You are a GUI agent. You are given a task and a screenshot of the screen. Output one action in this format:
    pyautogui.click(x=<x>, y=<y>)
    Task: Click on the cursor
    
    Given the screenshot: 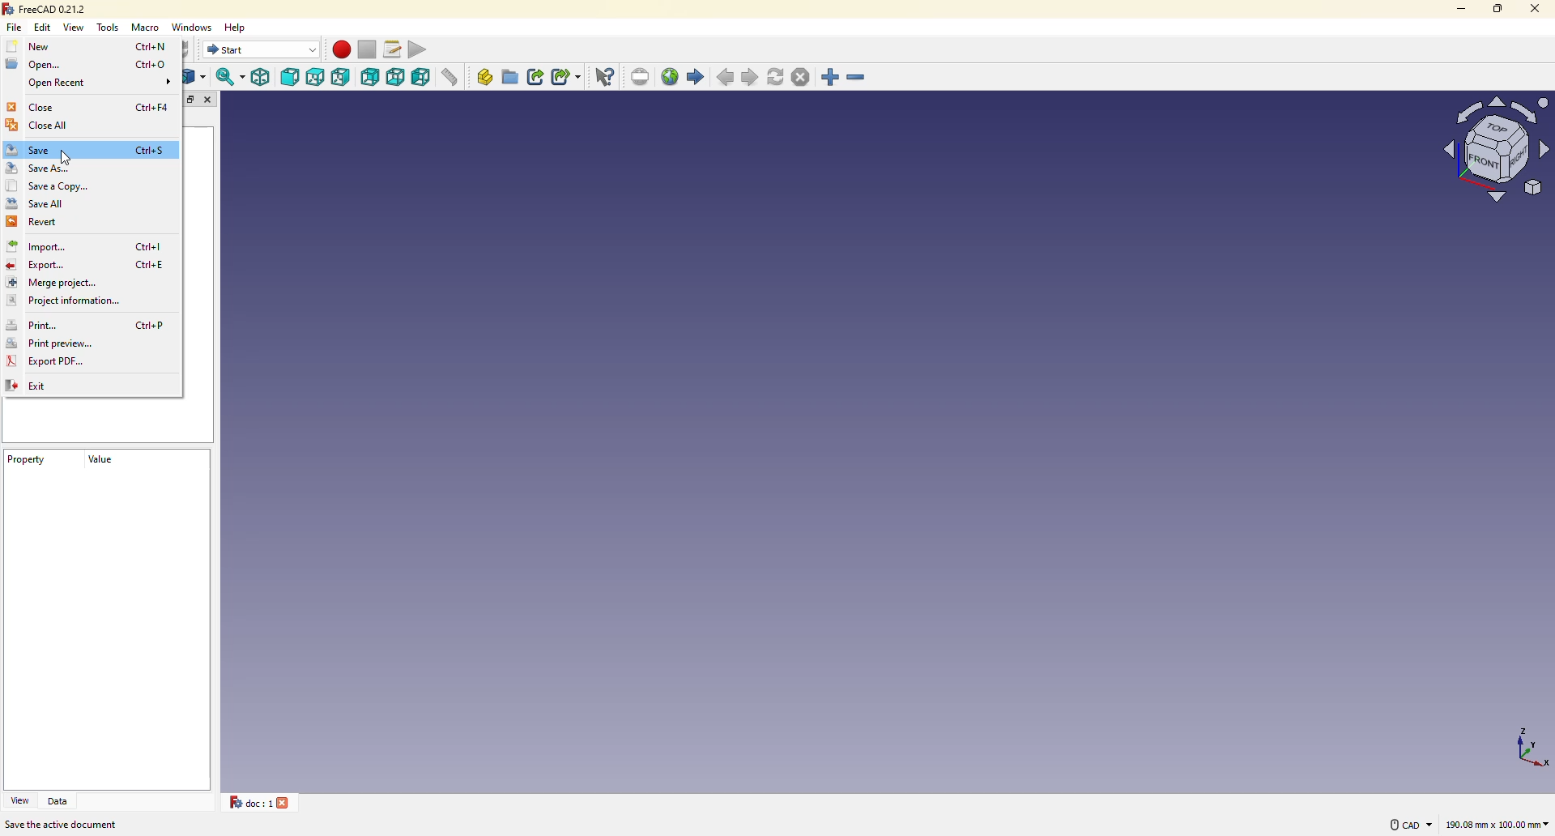 What is the action you would take?
    pyautogui.click(x=67, y=158)
    